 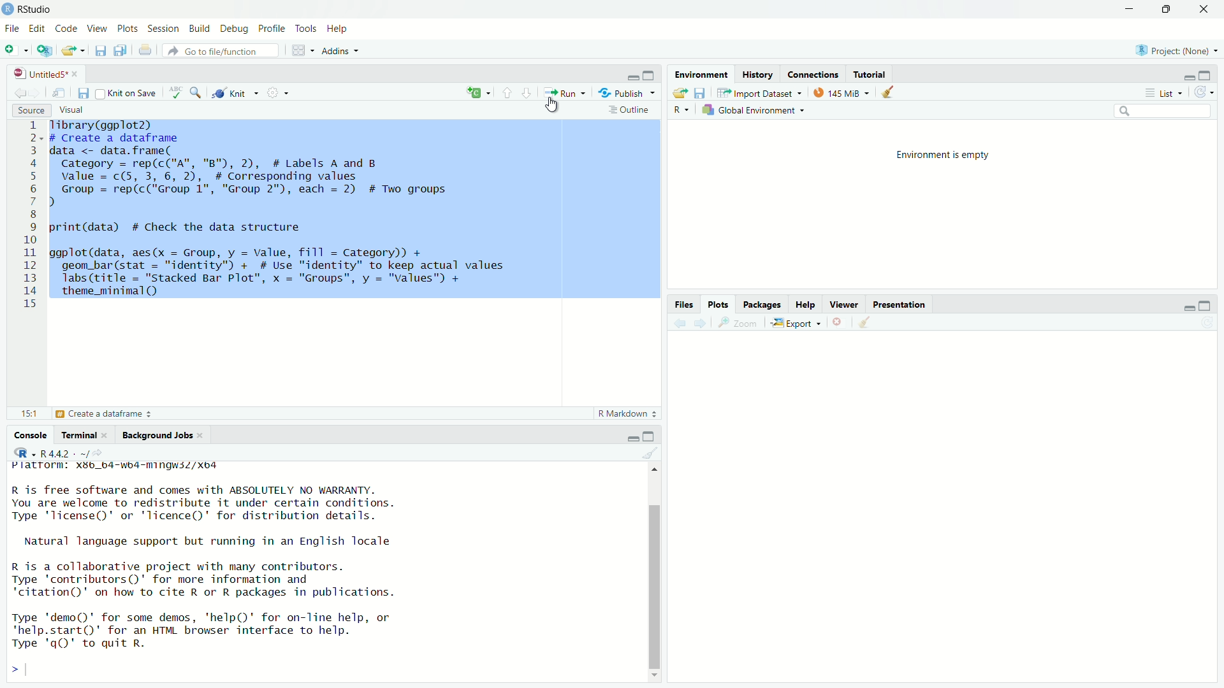 I want to click on 15:1, so click(x=29, y=413).